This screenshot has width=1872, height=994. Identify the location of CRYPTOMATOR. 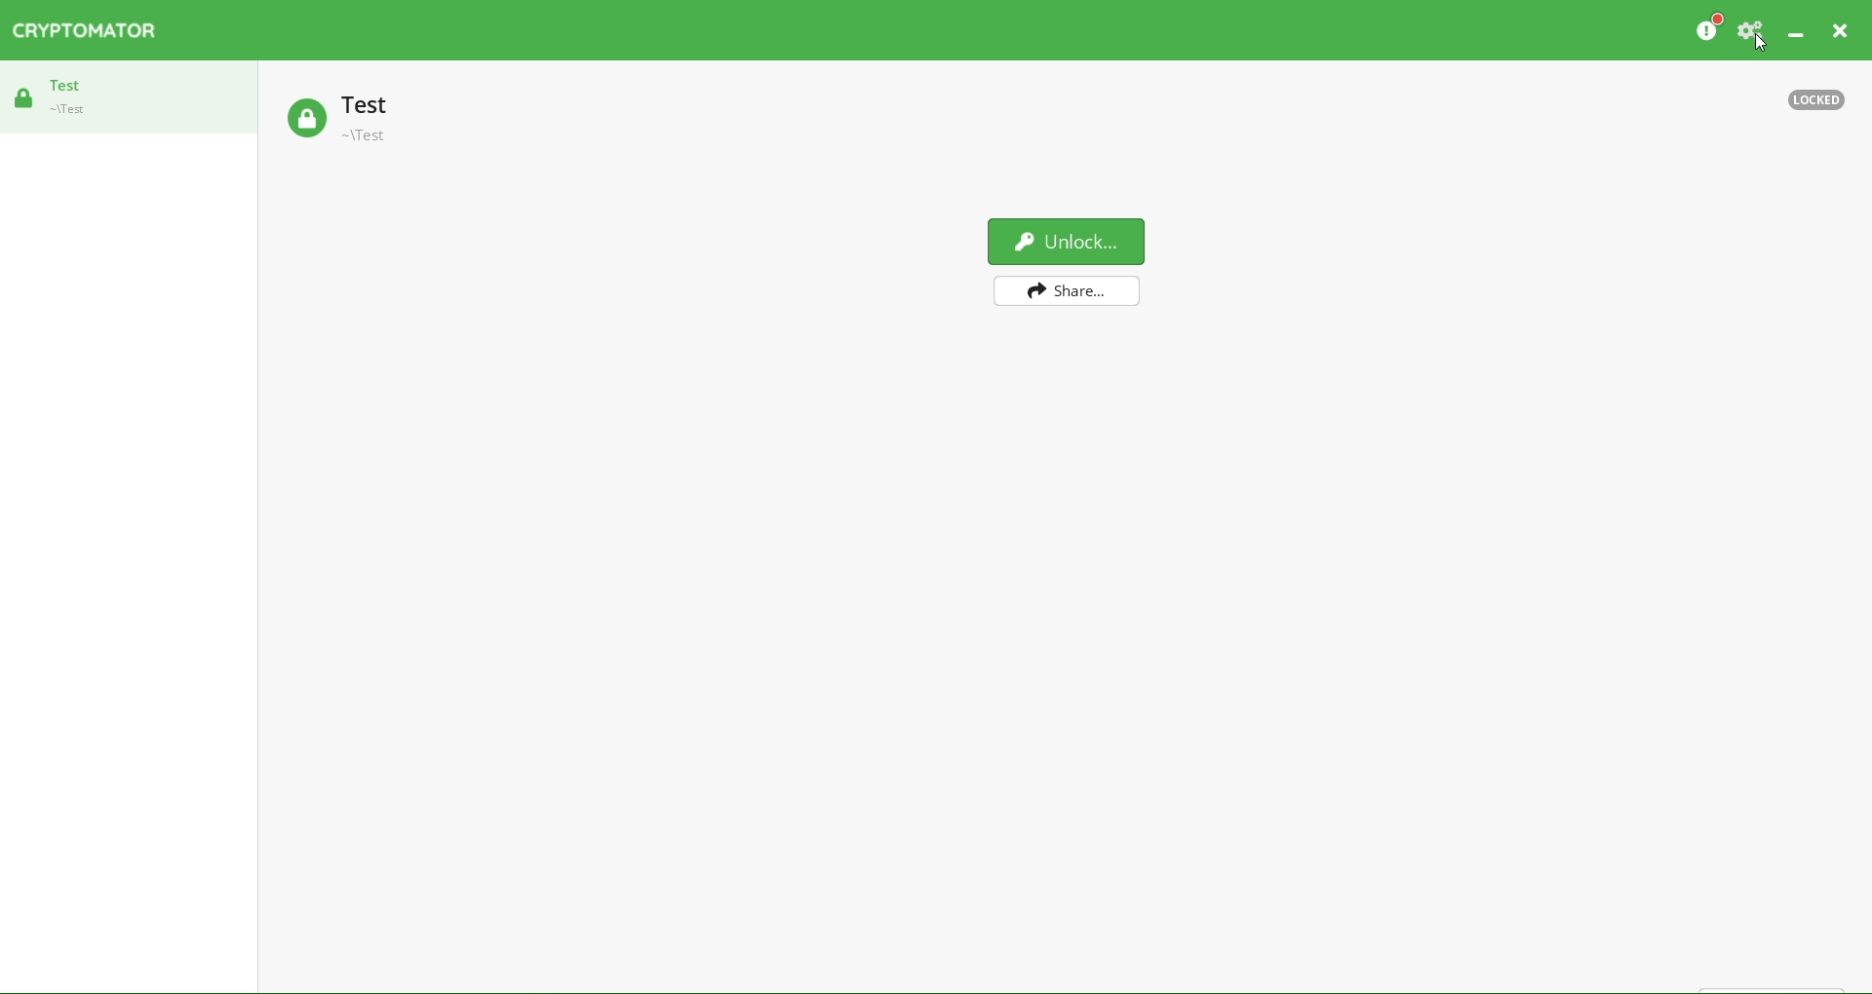
(91, 30).